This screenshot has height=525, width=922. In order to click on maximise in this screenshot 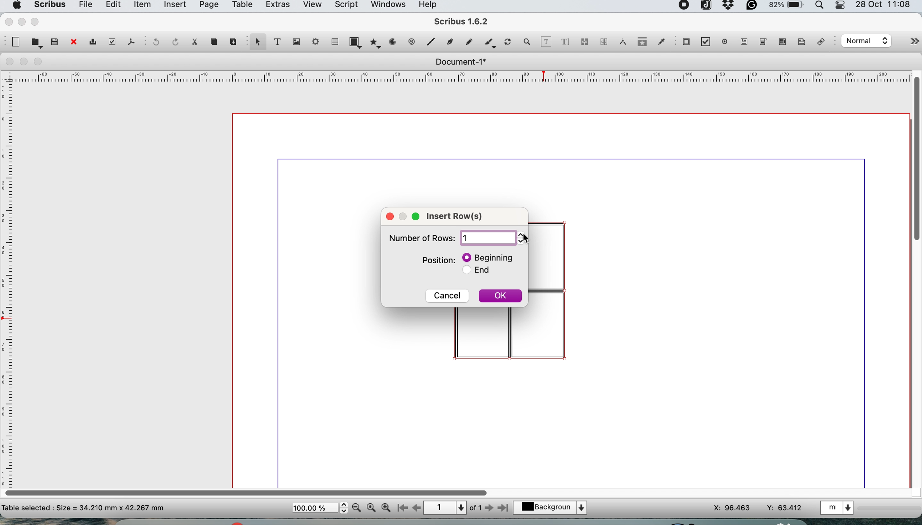, I will do `click(41, 62)`.